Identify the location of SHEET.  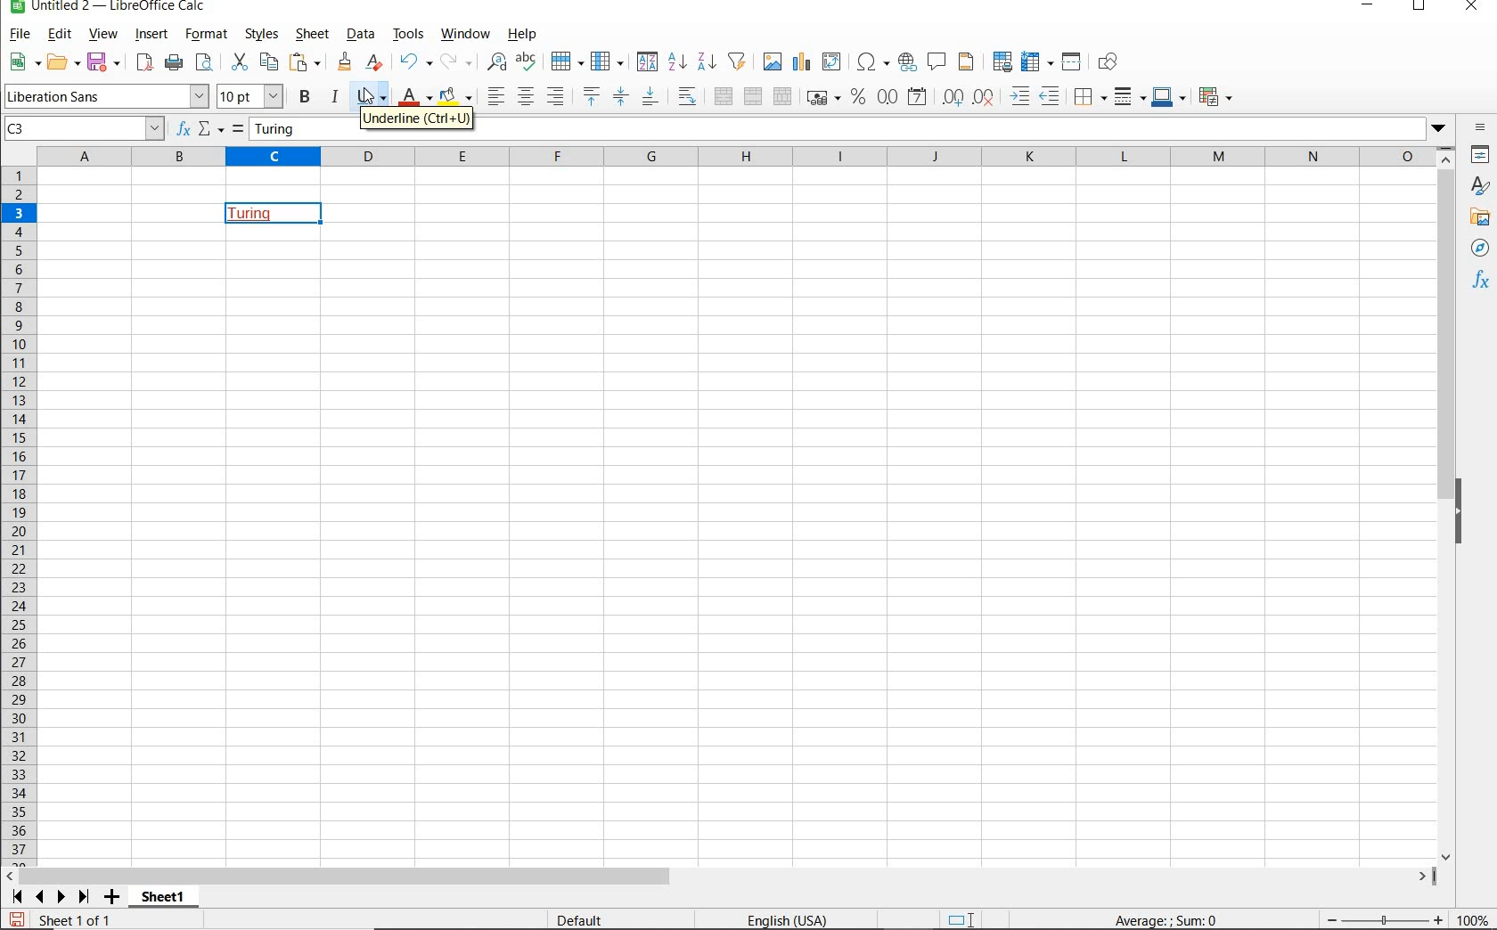
(314, 36).